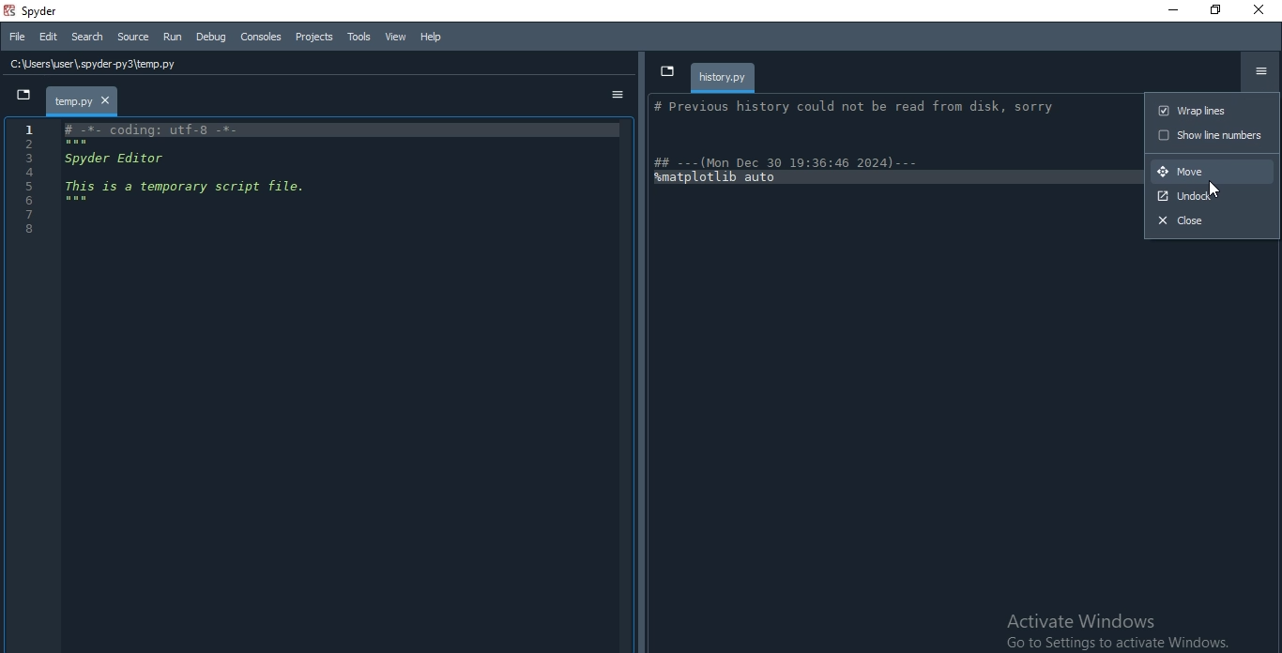 The width and height of the screenshot is (1282, 653). What do you see at coordinates (667, 70) in the screenshot?
I see `dropdown` at bounding box center [667, 70].